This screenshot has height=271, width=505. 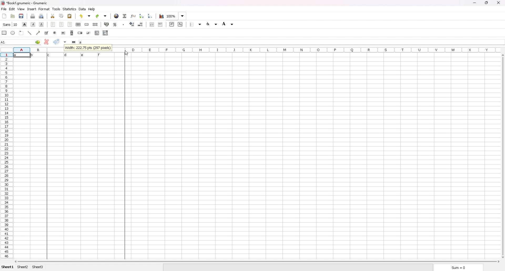 What do you see at coordinates (291, 42) in the screenshot?
I see `cell input` at bounding box center [291, 42].